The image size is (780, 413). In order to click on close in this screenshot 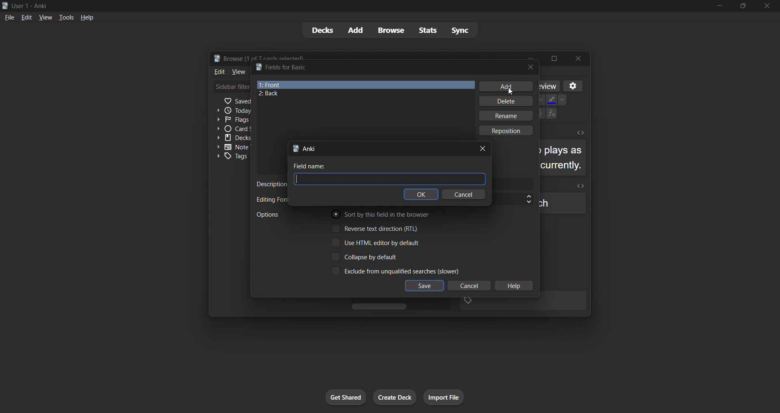, I will do `click(529, 67)`.